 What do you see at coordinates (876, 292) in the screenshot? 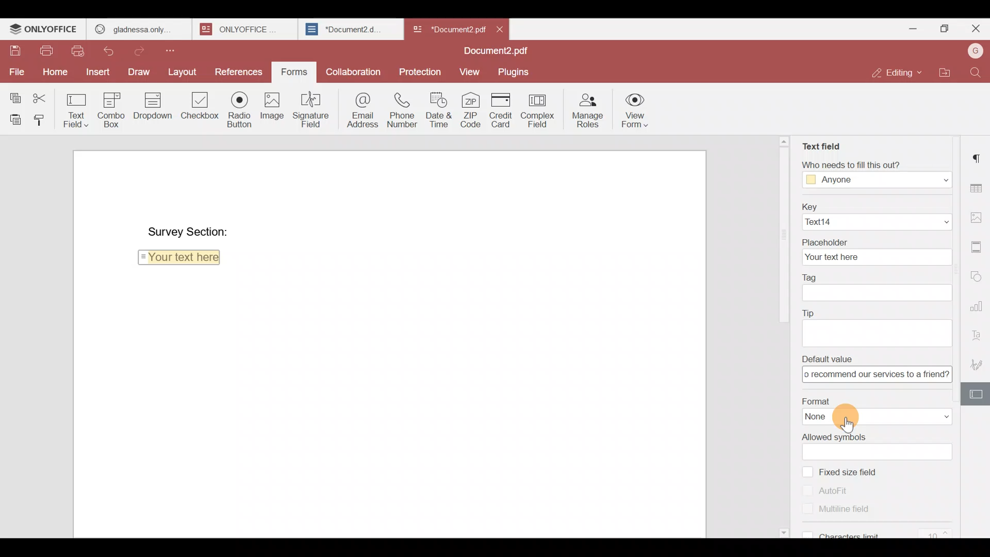
I see `textbox` at bounding box center [876, 292].